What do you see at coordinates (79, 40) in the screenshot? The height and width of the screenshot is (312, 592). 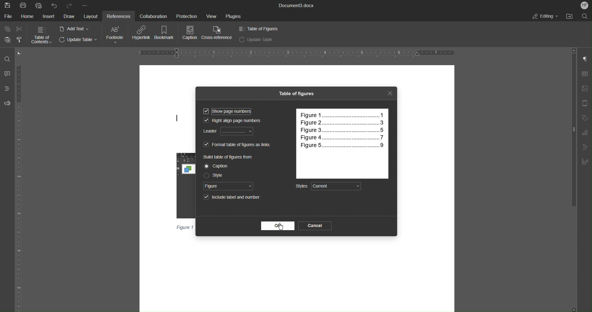 I see `Update Table` at bounding box center [79, 40].